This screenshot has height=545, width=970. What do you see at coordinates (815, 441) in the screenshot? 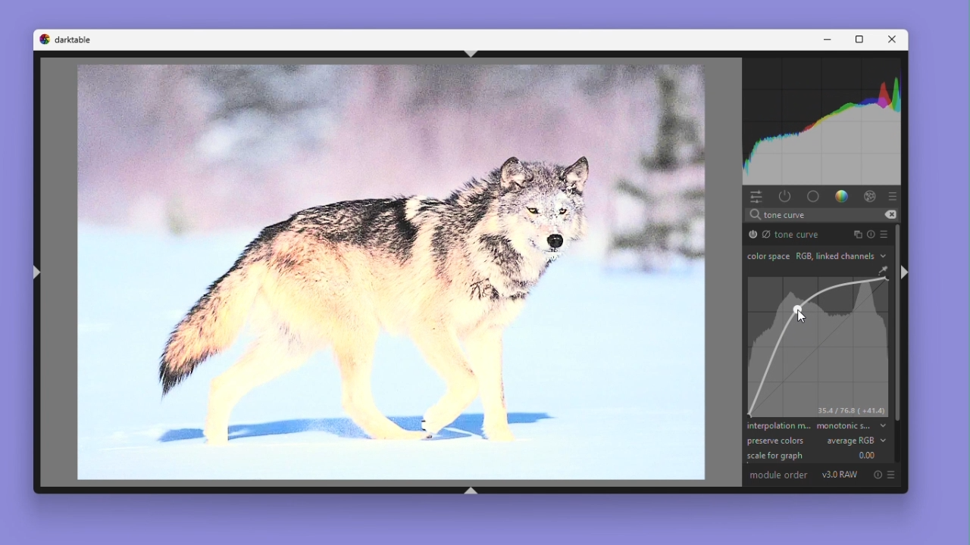
I see `preserve colours average RGB` at bounding box center [815, 441].